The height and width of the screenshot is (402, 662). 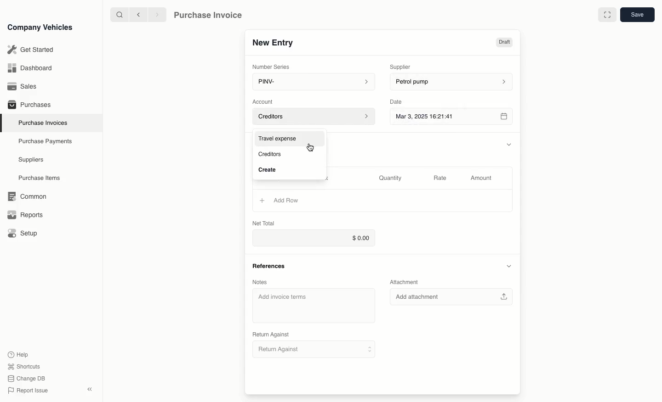 I want to click on cursor, so click(x=311, y=148).